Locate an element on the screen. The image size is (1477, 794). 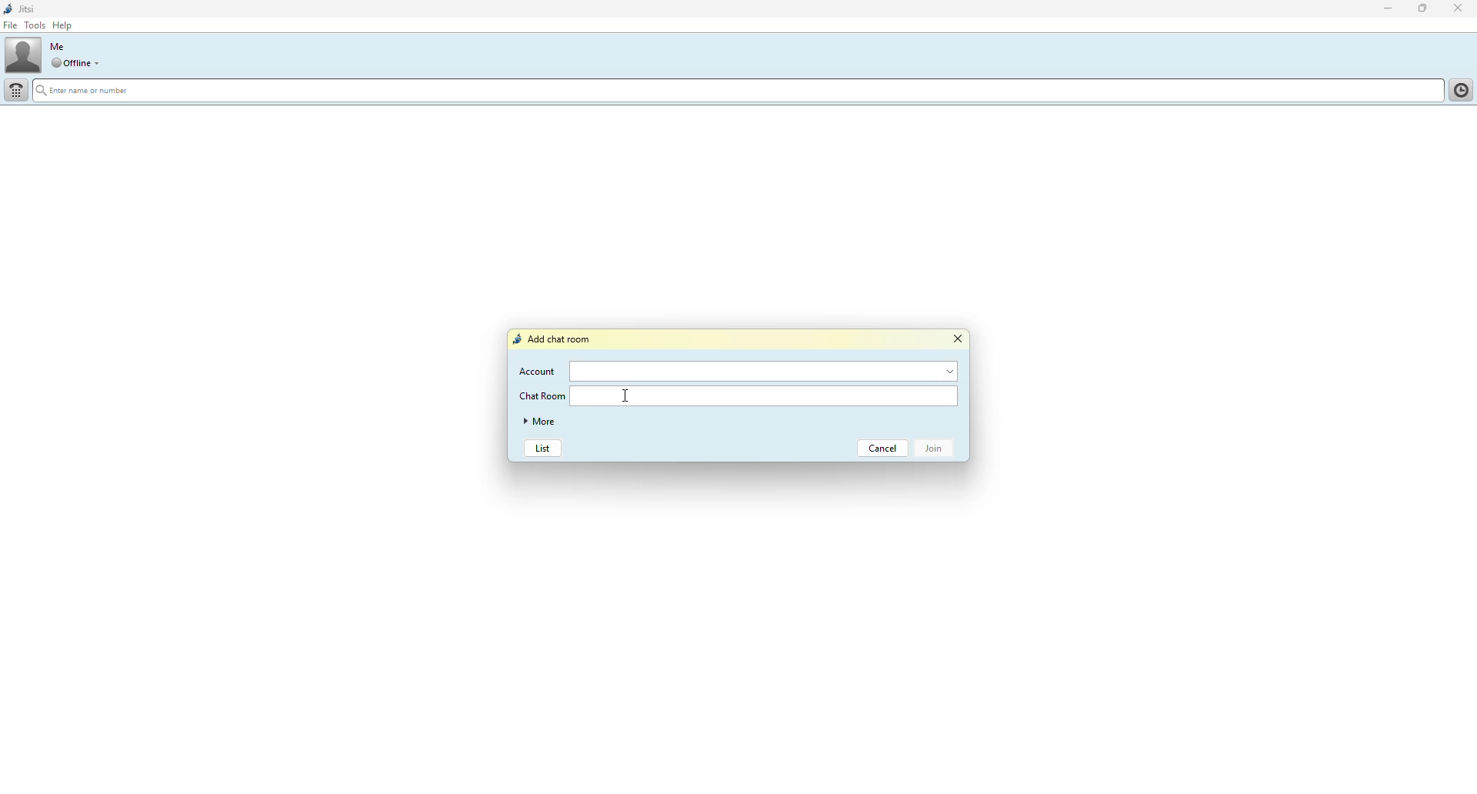
cancel is located at coordinates (885, 448).